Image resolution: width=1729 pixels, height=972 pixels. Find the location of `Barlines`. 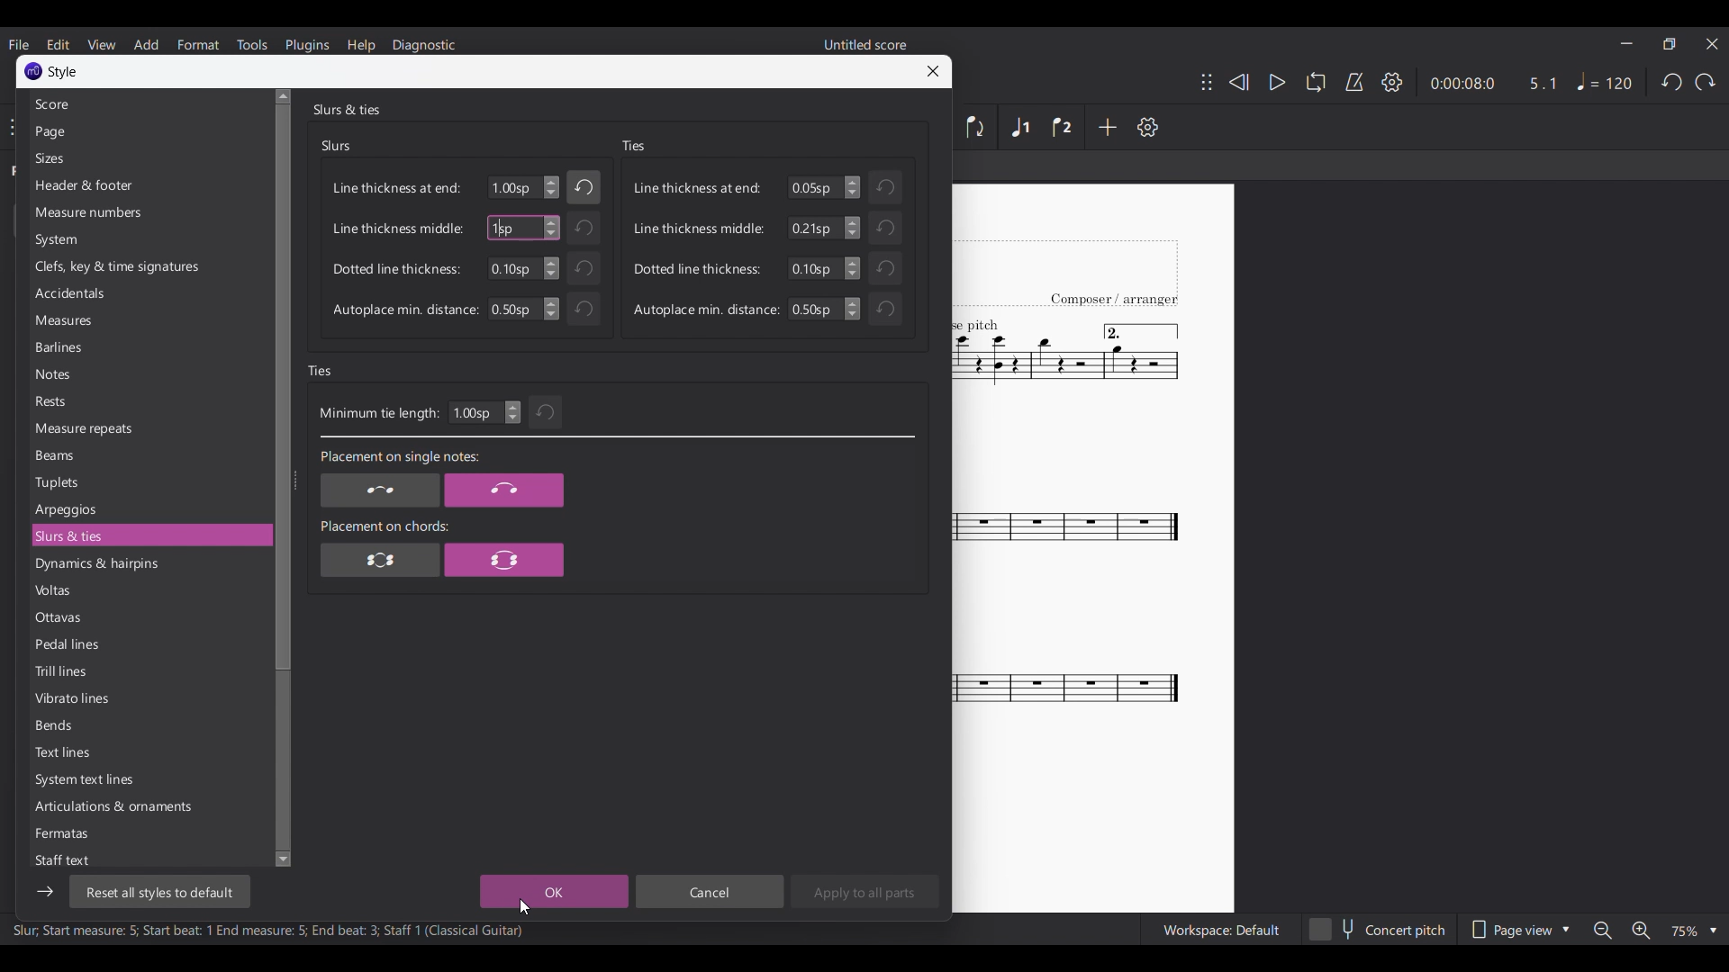

Barlines is located at coordinates (149, 346).